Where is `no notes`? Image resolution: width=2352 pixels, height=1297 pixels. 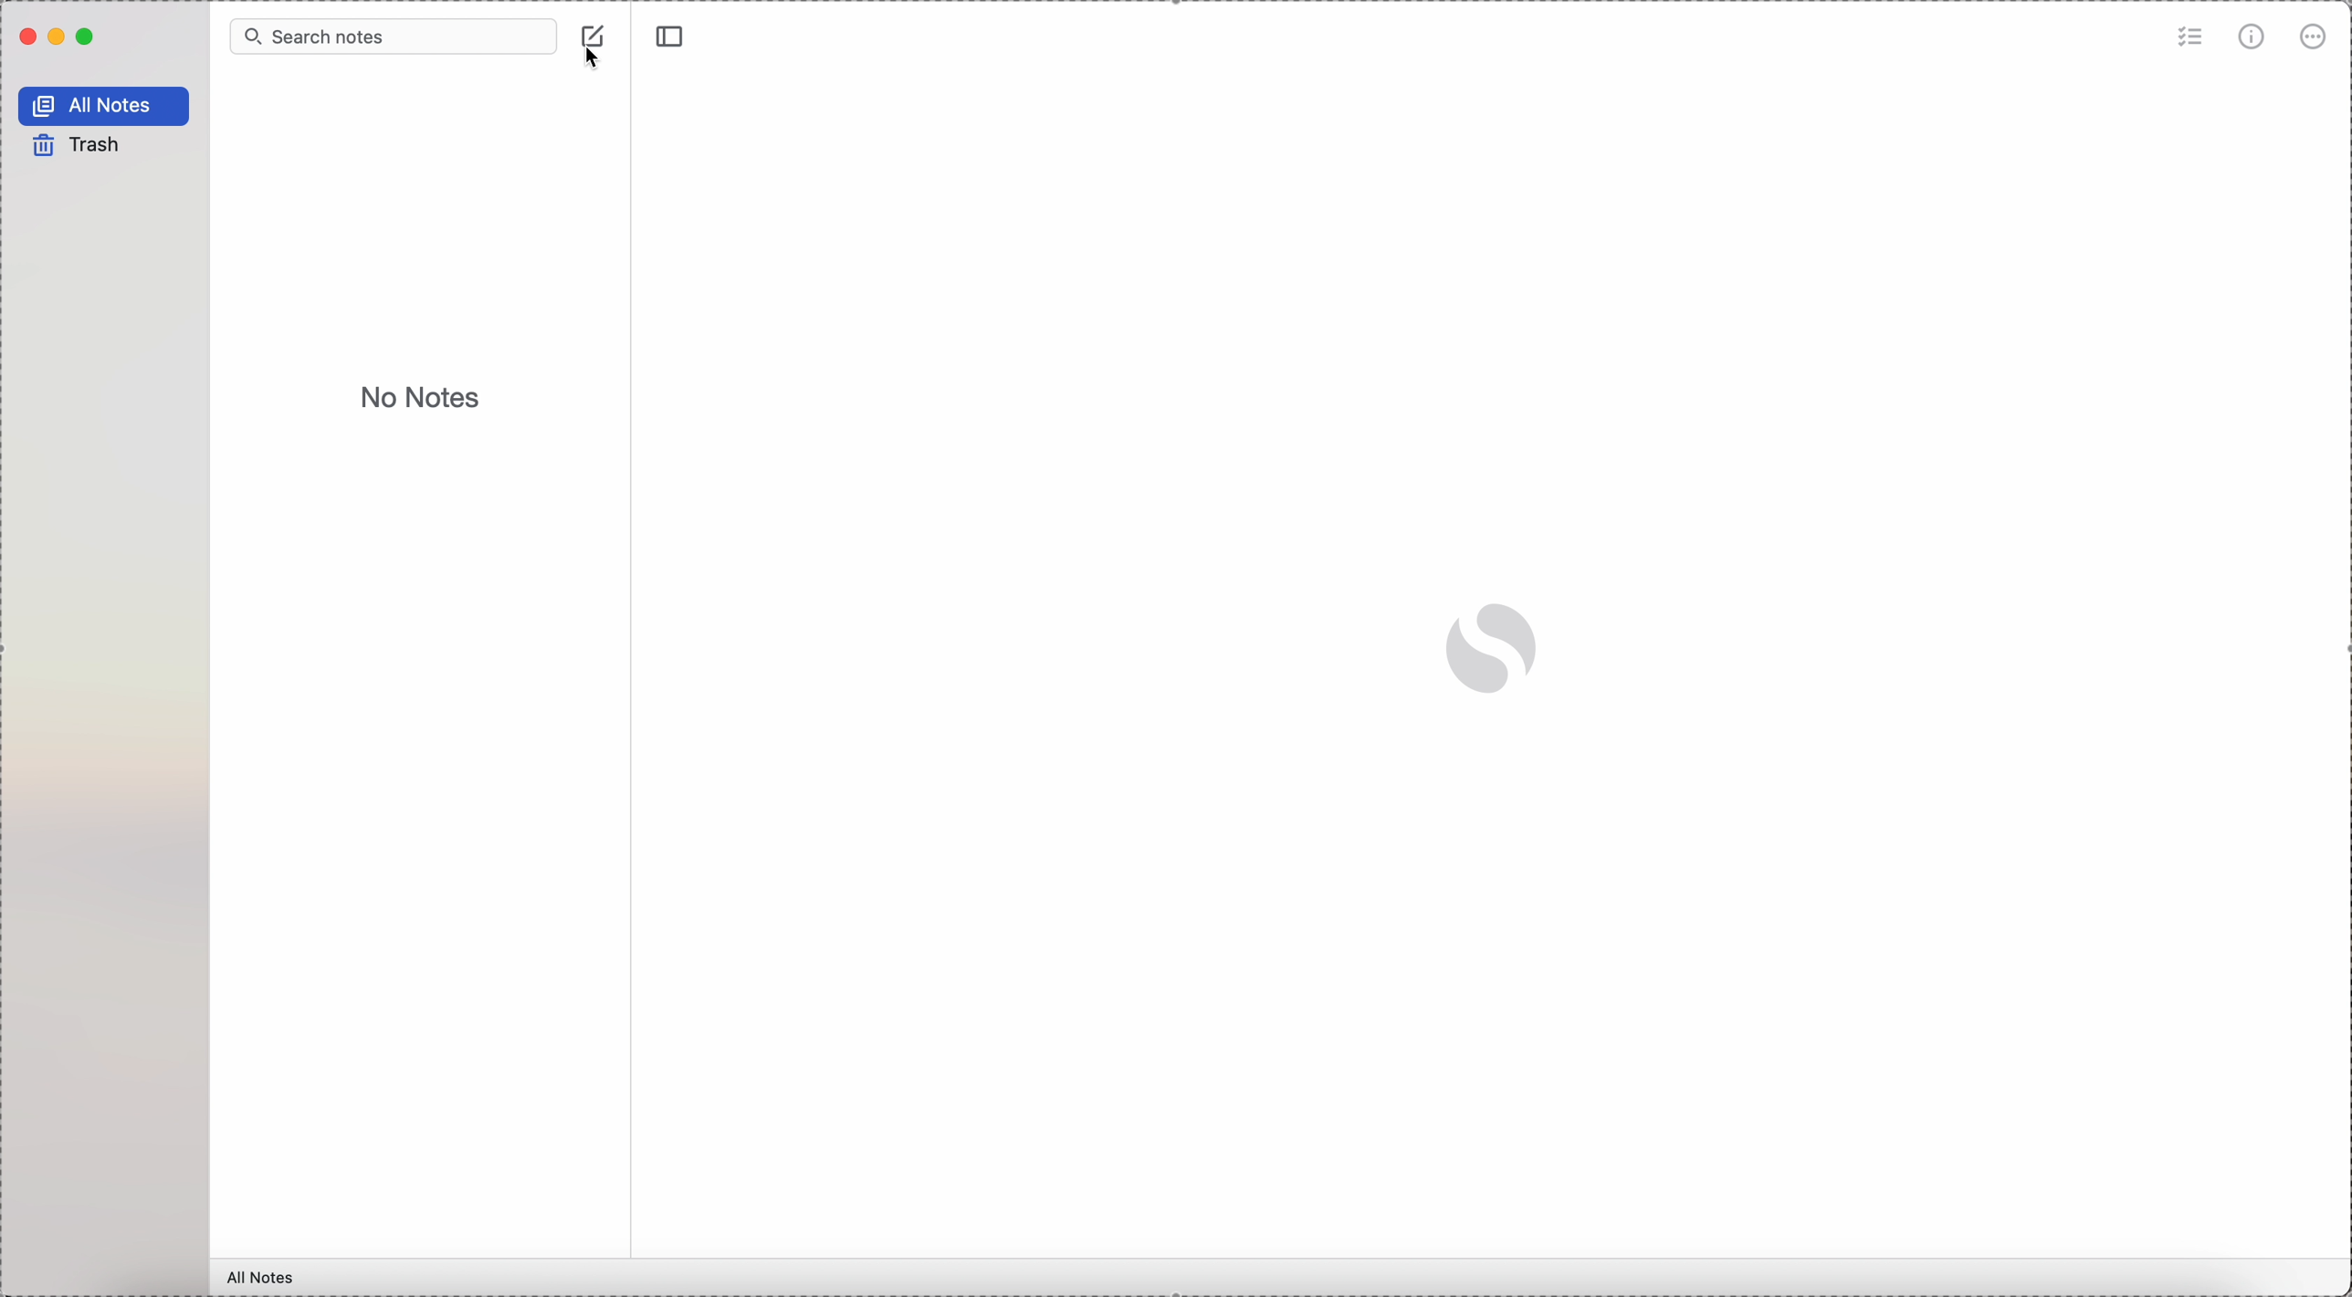
no notes is located at coordinates (416, 400).